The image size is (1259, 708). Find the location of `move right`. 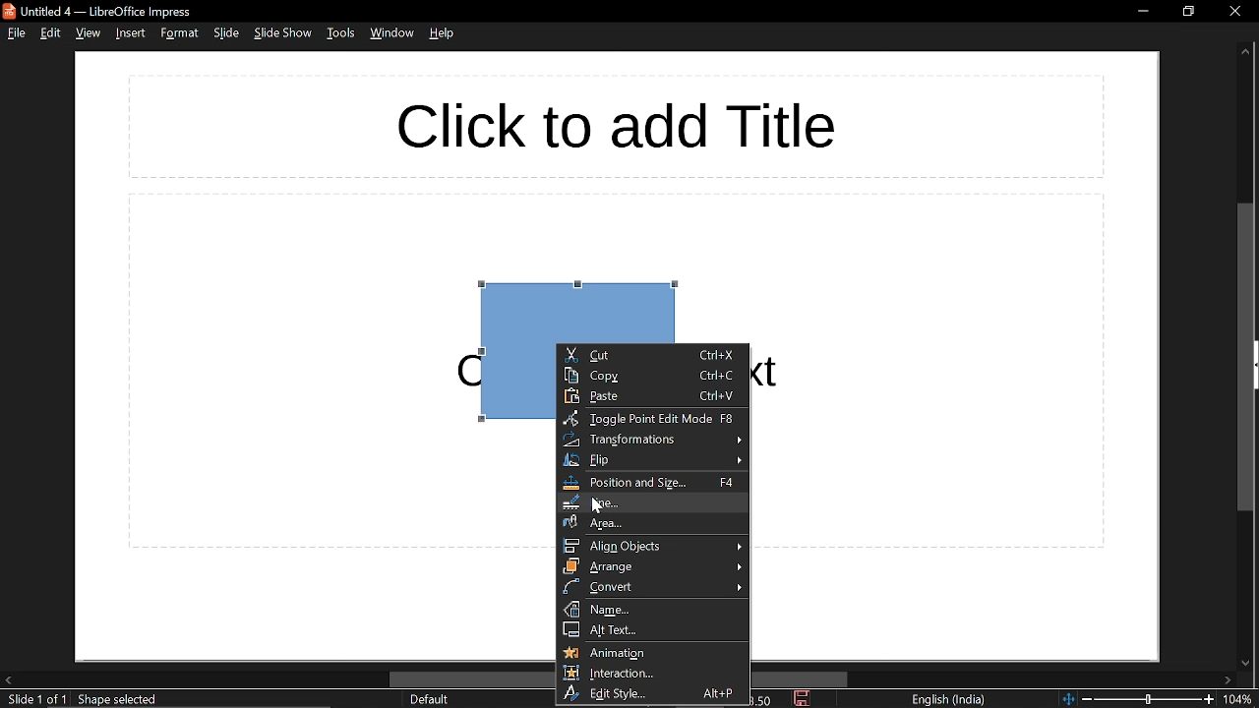

move right is located at coordinates (1232, 678).